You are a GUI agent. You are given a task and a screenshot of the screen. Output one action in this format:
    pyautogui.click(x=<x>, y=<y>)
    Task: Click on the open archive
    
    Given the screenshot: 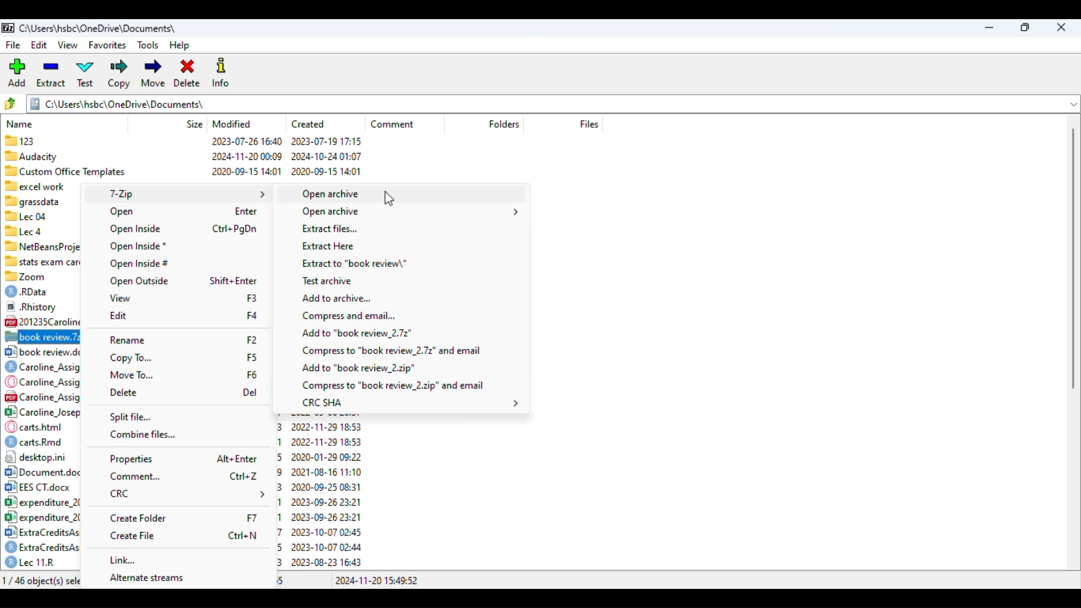 What is the action you would take?
    pyautogui.click(x=330, y=194)
    